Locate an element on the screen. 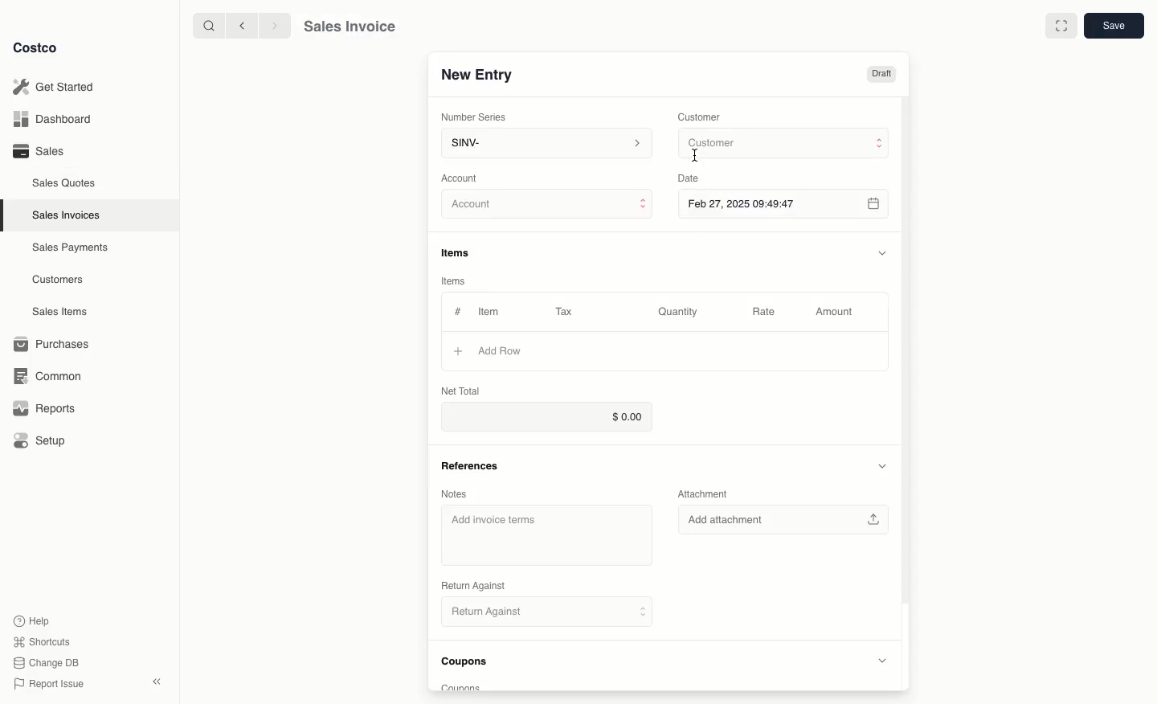 This screenshot has width=1157, height=704. Sales Quotes is located at coordinates (65, 182).